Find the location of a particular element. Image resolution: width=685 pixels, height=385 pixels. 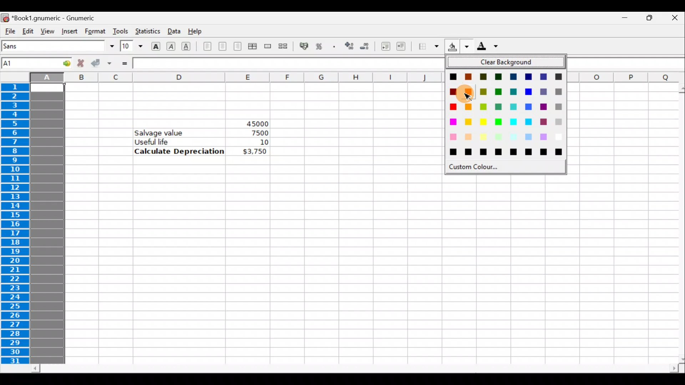

Enter formula is located at coordinates (124, 63).